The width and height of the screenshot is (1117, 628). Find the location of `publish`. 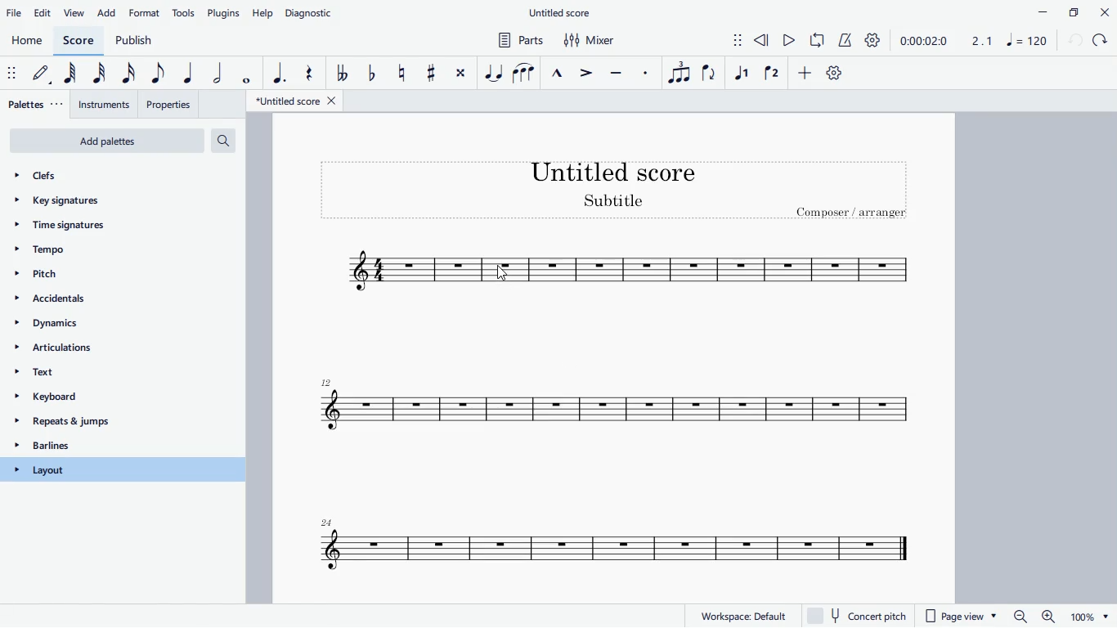

publish is located at coordinates (133, 39).